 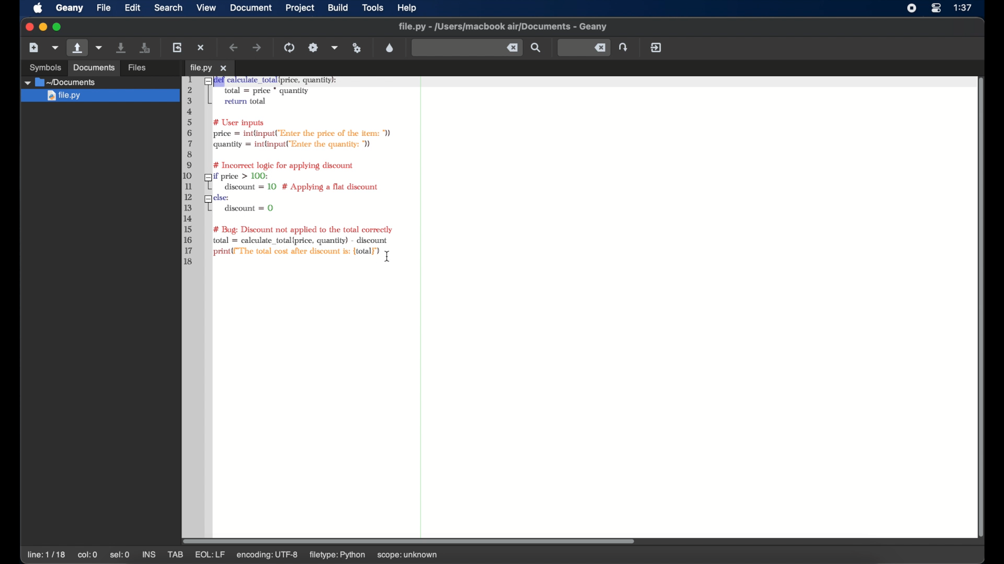 What do you see at coordinates (358, 48) in the screenshot?
I see `run or view current file` at bounding box center [358, 48].